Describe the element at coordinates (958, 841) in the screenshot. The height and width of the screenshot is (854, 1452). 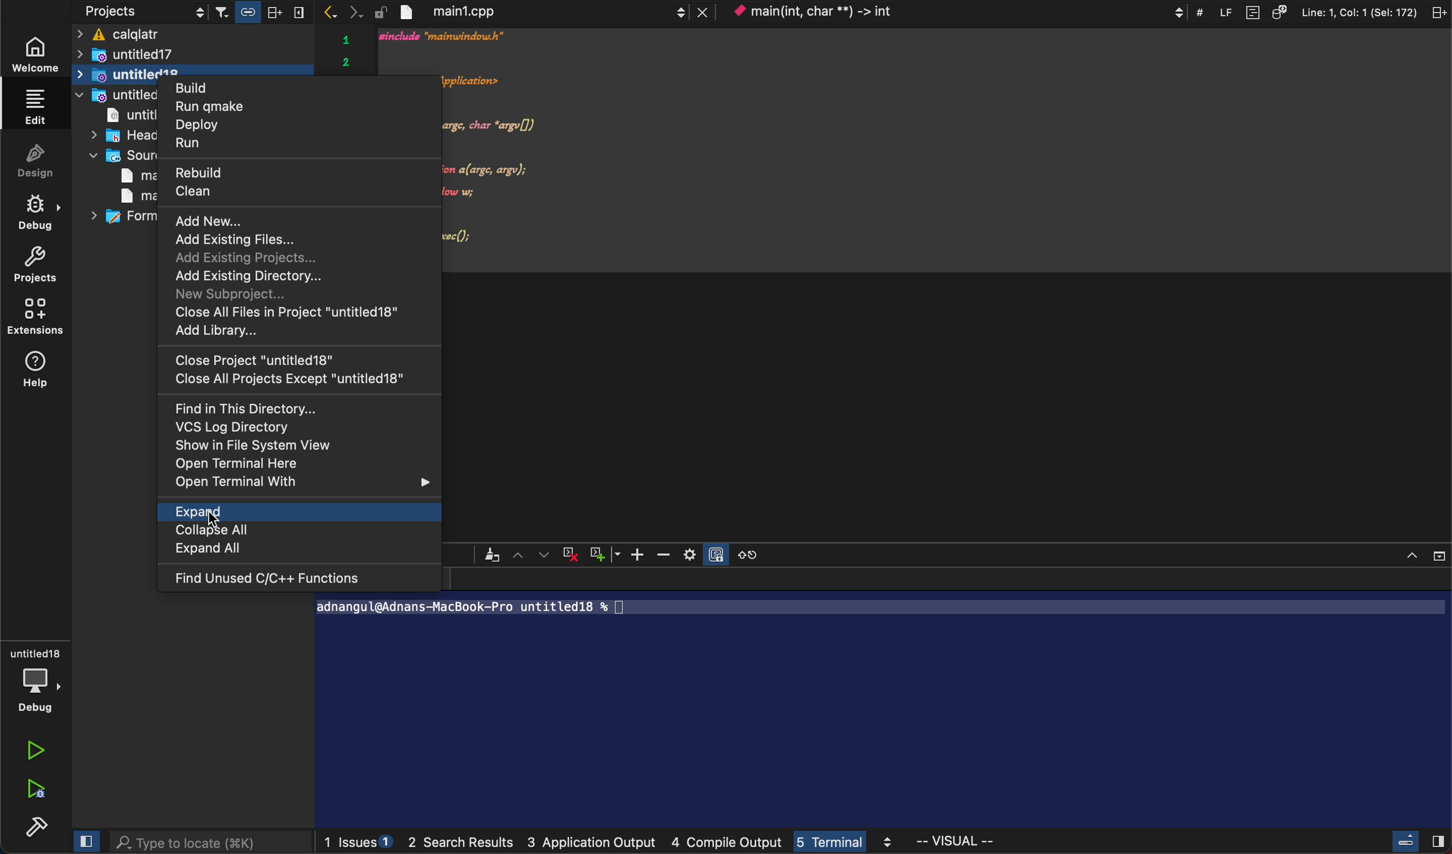
I see `visual` at that location.